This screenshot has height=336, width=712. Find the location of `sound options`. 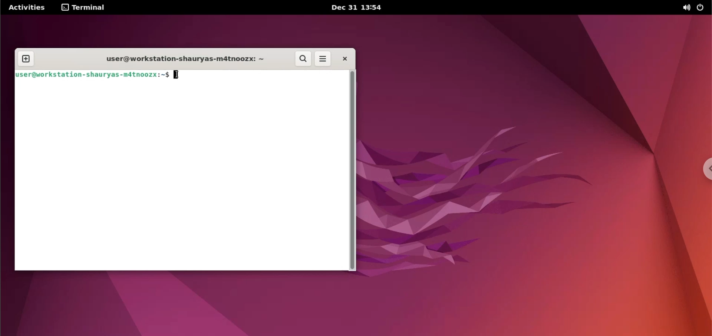

sound options is located at coordinates (685, 8).